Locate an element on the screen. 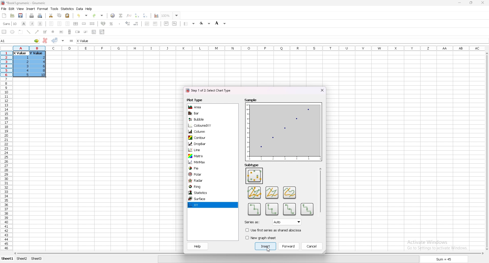 The height and width of the screenshot is (263, 489). cancel change is located at coordinates (45, 41).